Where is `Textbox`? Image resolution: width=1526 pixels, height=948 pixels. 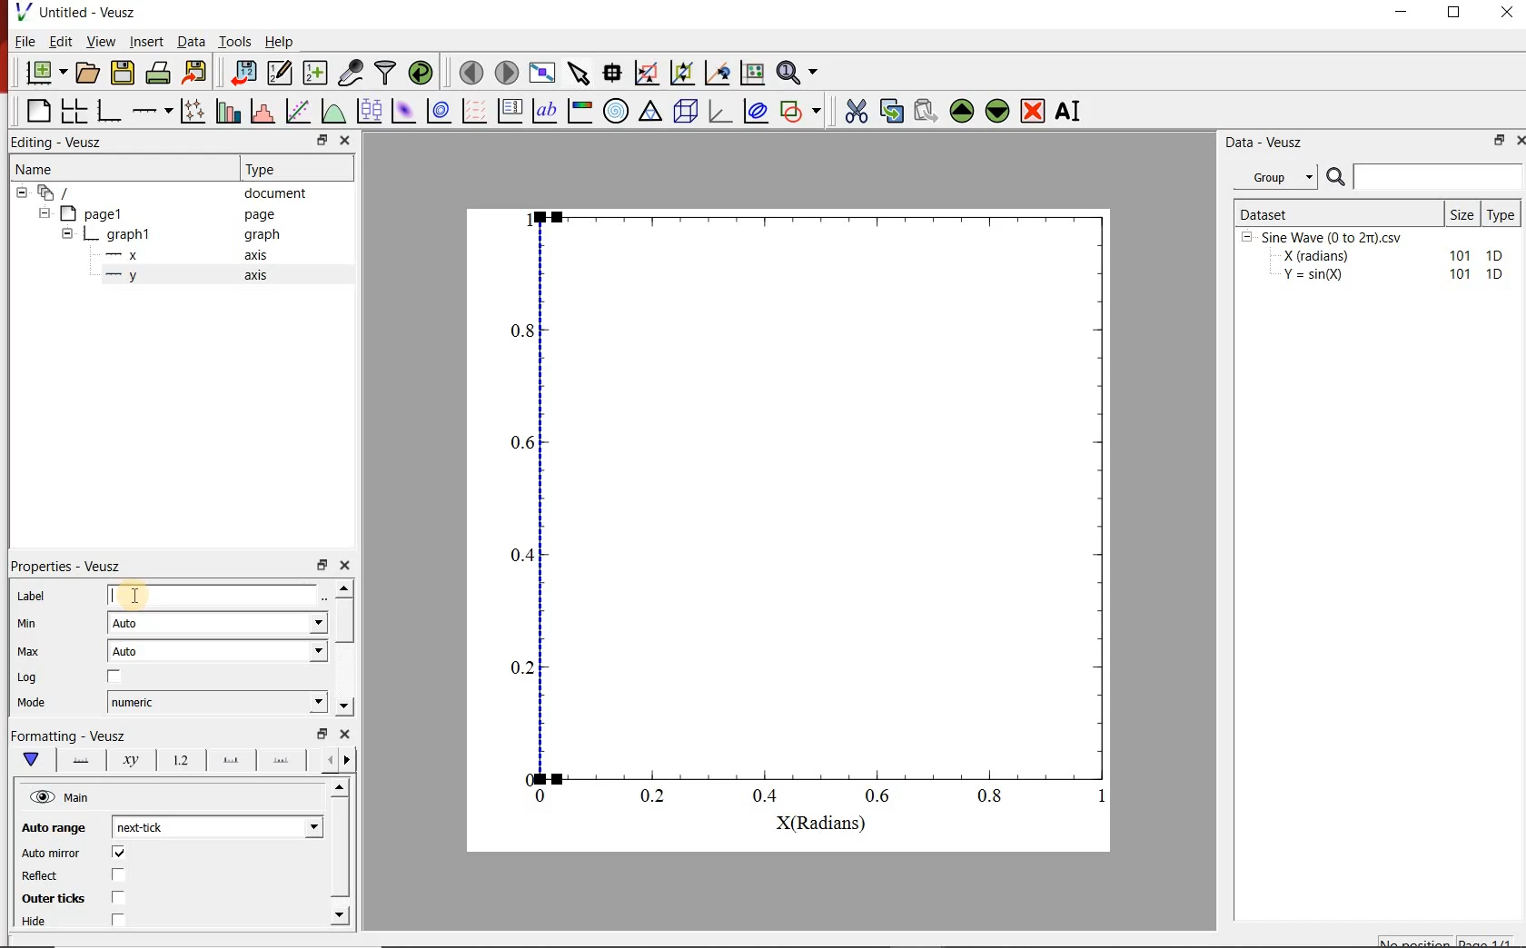 Textbox is located at coordinates (213, 596).